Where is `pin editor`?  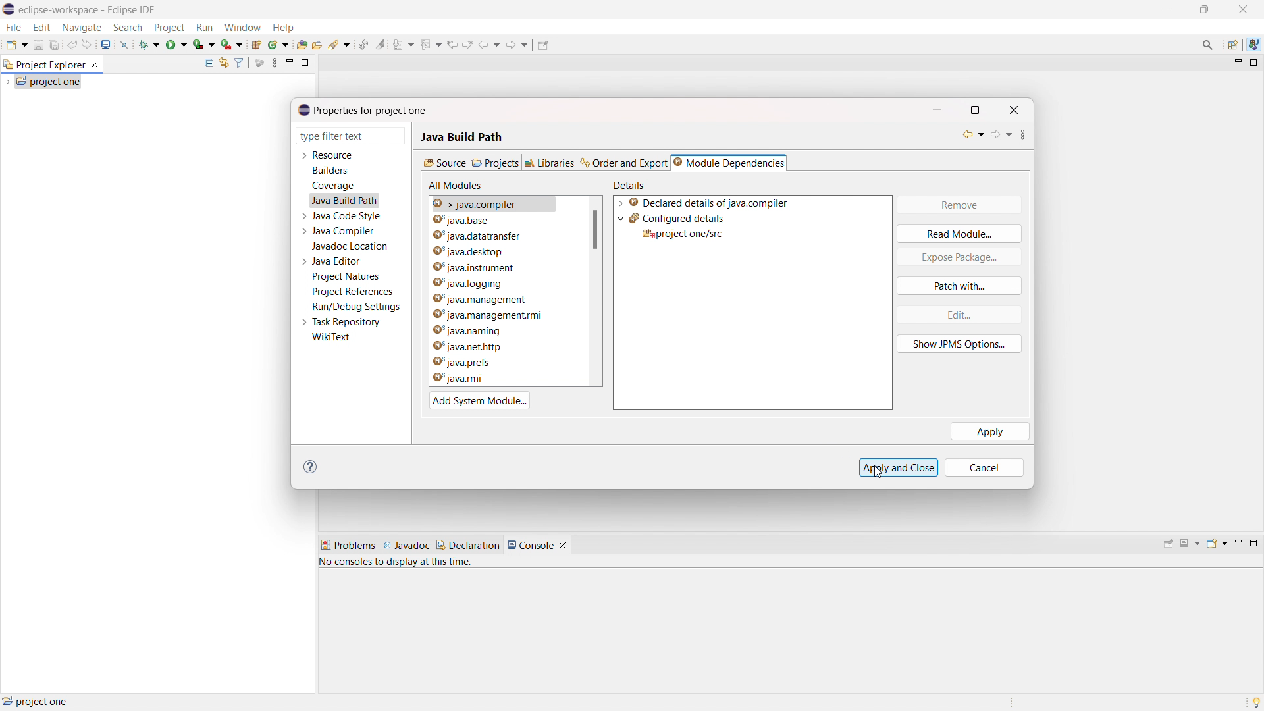 pin editor is located at coordinates (543, 45).